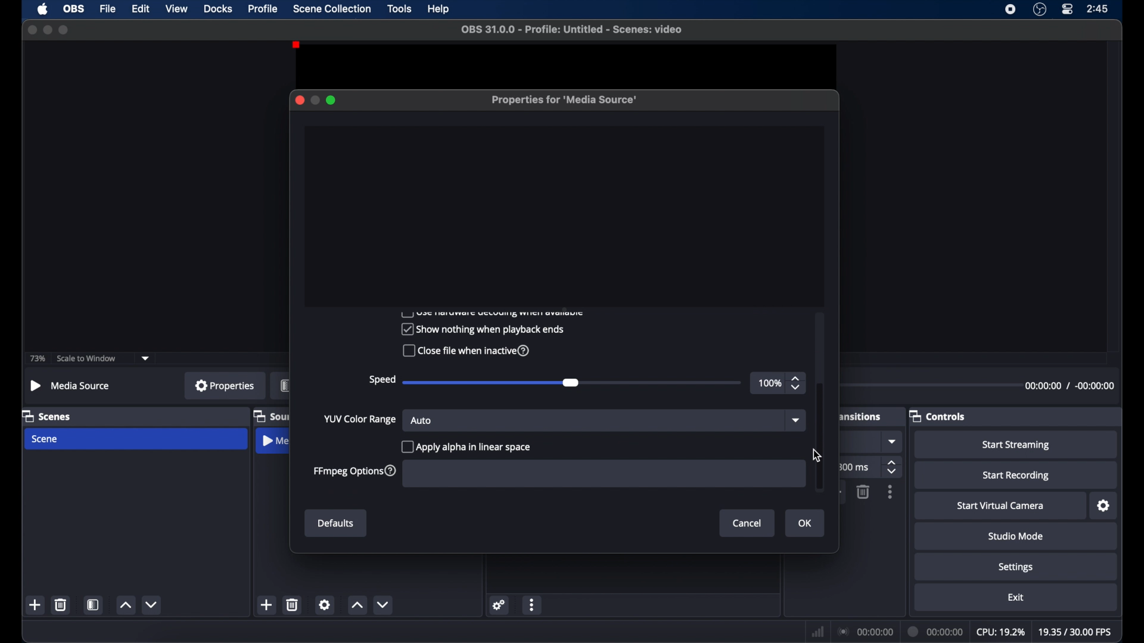  What do you see at coordinates (271, 416) in the screenshot?
I see `sources` at bounding box center [271, 416].